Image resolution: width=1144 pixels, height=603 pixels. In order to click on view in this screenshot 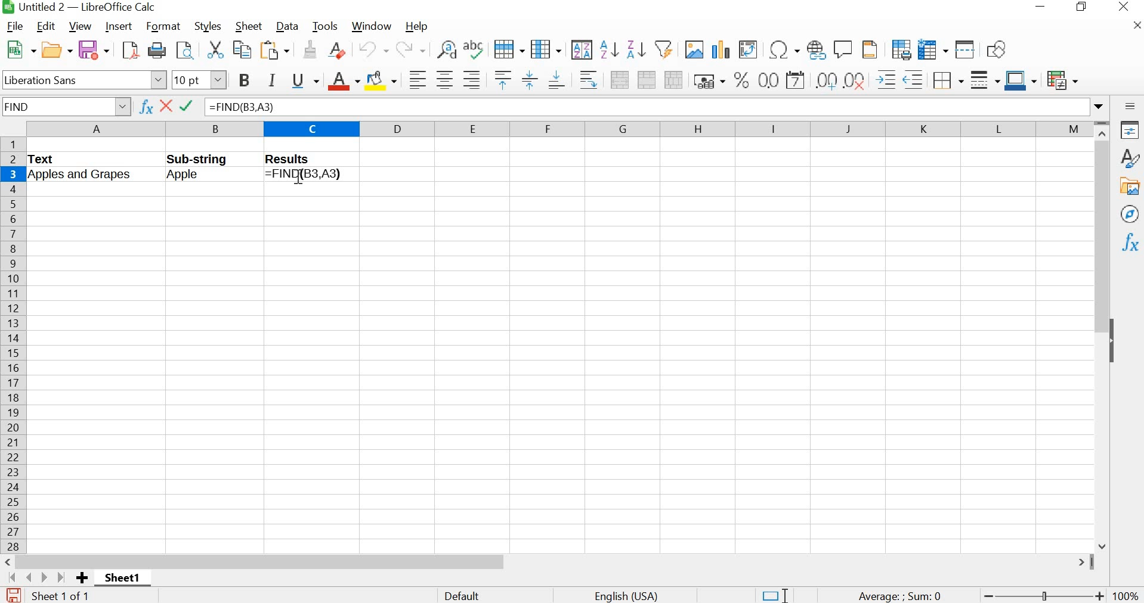, I will do `click(78, 26)`.